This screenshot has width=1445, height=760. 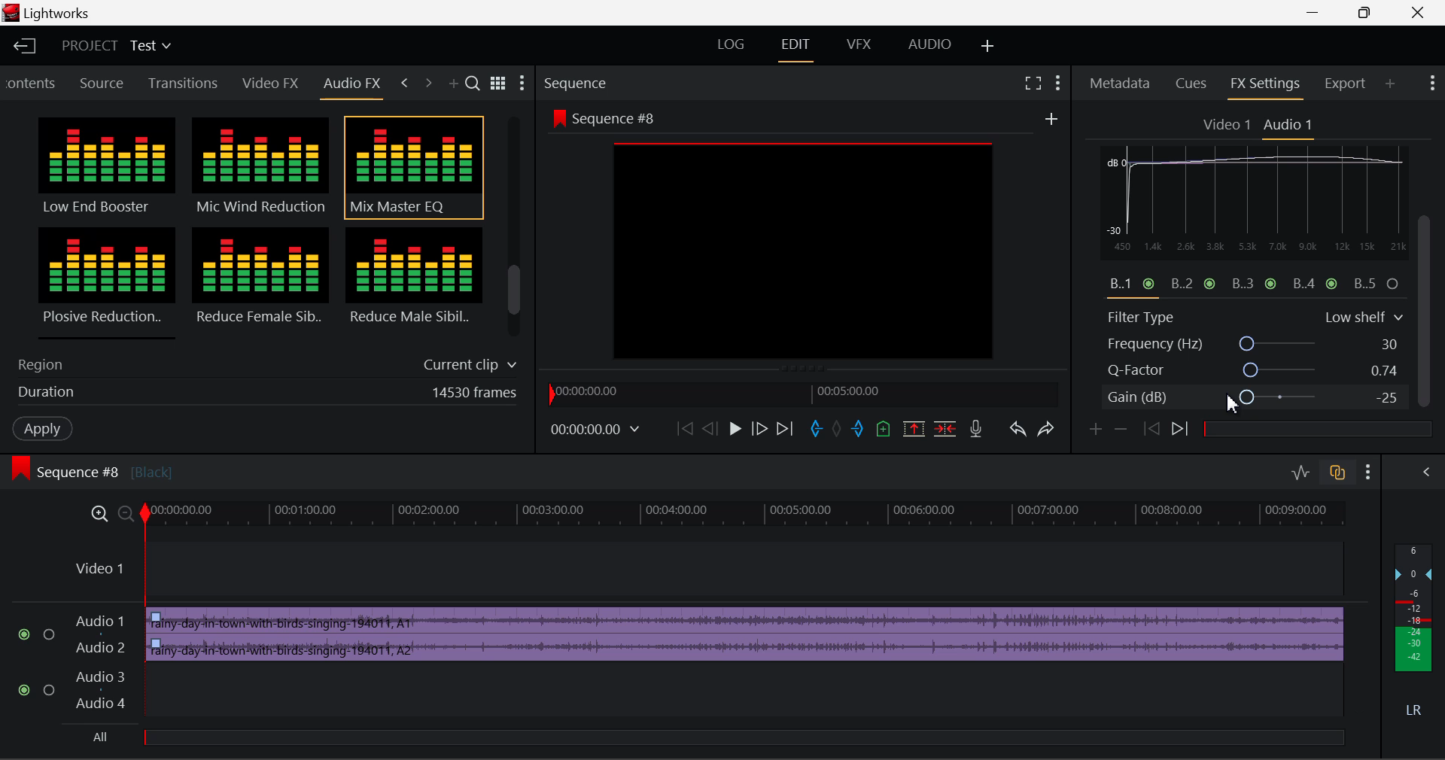 I want to click on Contents, so click(x=32, y=81).